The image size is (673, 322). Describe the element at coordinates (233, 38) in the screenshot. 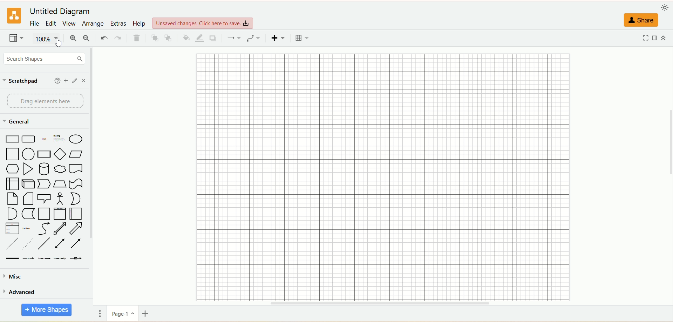

I see `connection` at that location.